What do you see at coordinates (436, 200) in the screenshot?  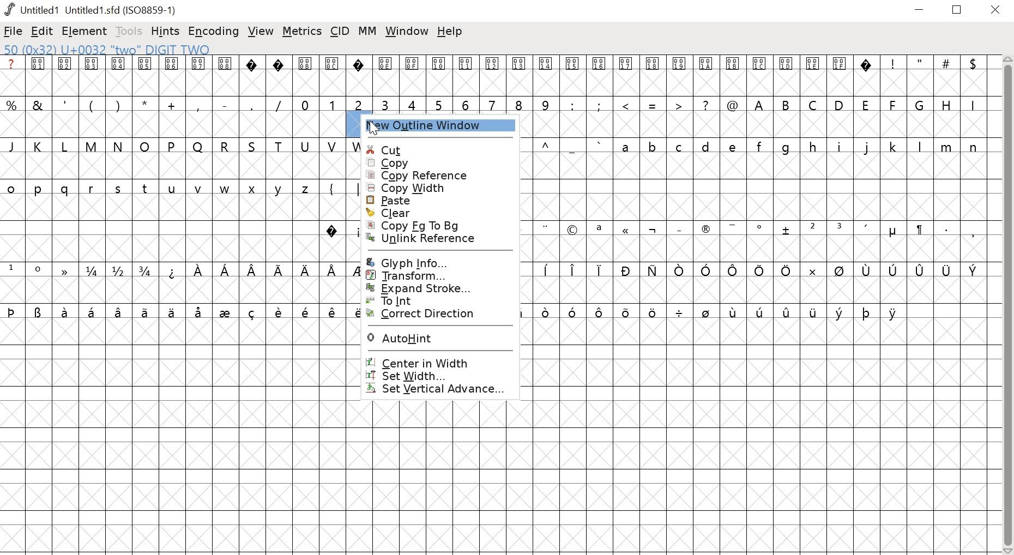 I see `paste` at bounding box center [436, 200].